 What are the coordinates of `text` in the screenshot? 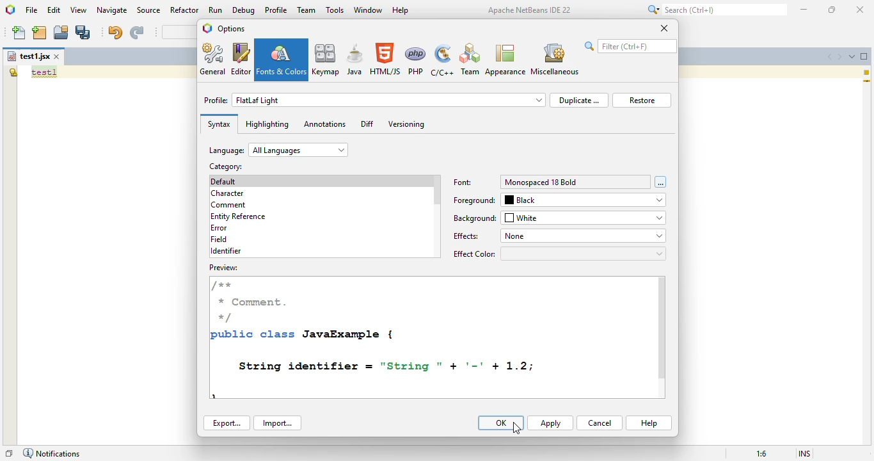 It's located at (44, 72).